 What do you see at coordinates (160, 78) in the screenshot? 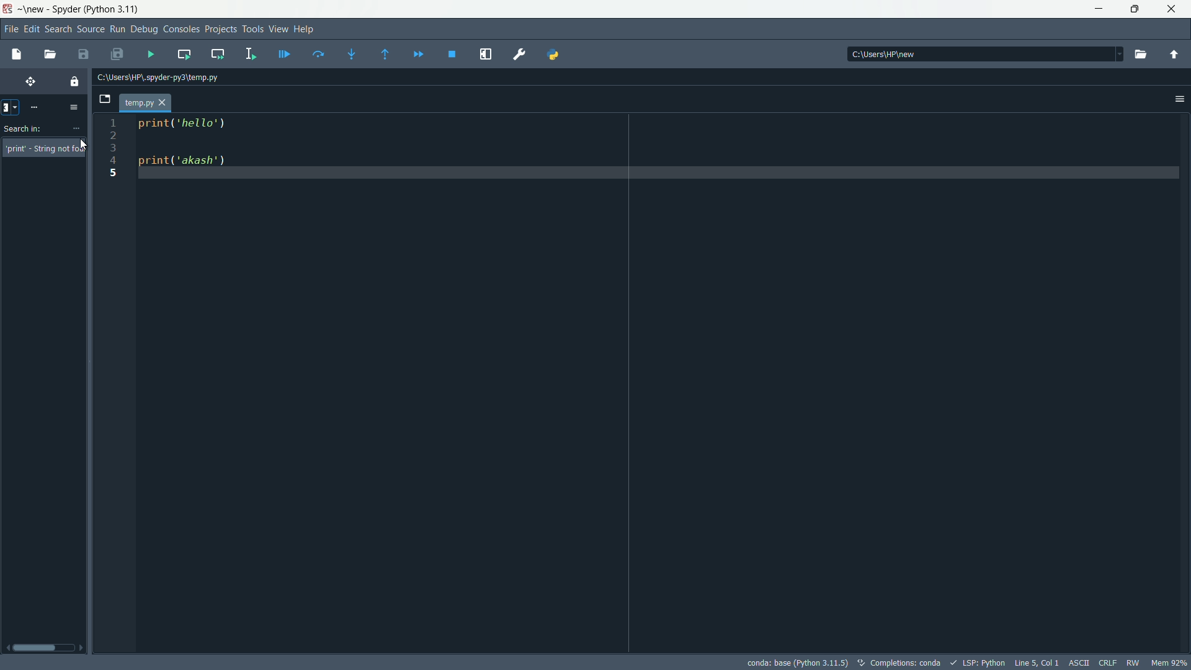
I see `file directory` at bounding box center [160, 78].